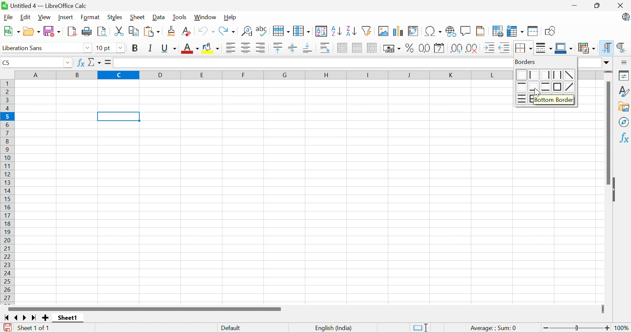 This screenshot has width=631, height=333. Describe the element at coordinates (153, 32) in the screenshot. I see `Paste` at that location.